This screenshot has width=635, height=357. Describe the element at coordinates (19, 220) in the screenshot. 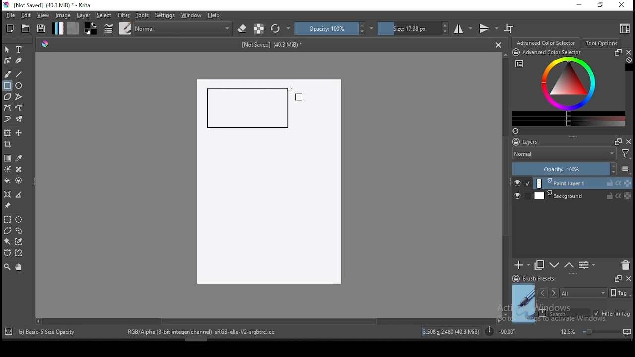

I see `elliptical selection tool` at that location.